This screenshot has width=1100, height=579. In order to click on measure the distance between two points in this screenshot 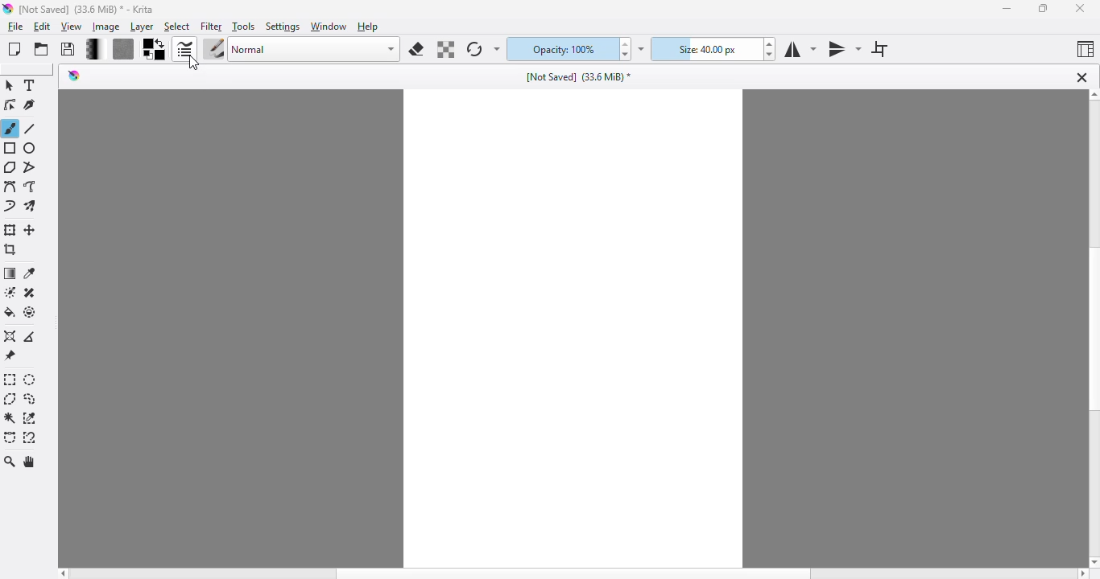, I will do `click(32, 335)`.